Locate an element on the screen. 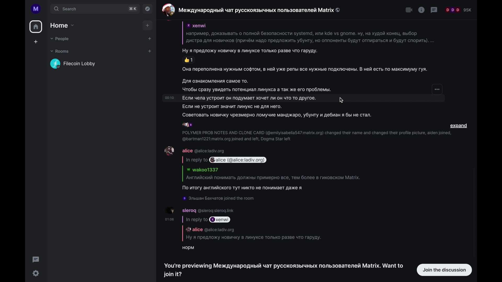 The image size is (502, 282). home dropdown is located at coordinates (62, 26).